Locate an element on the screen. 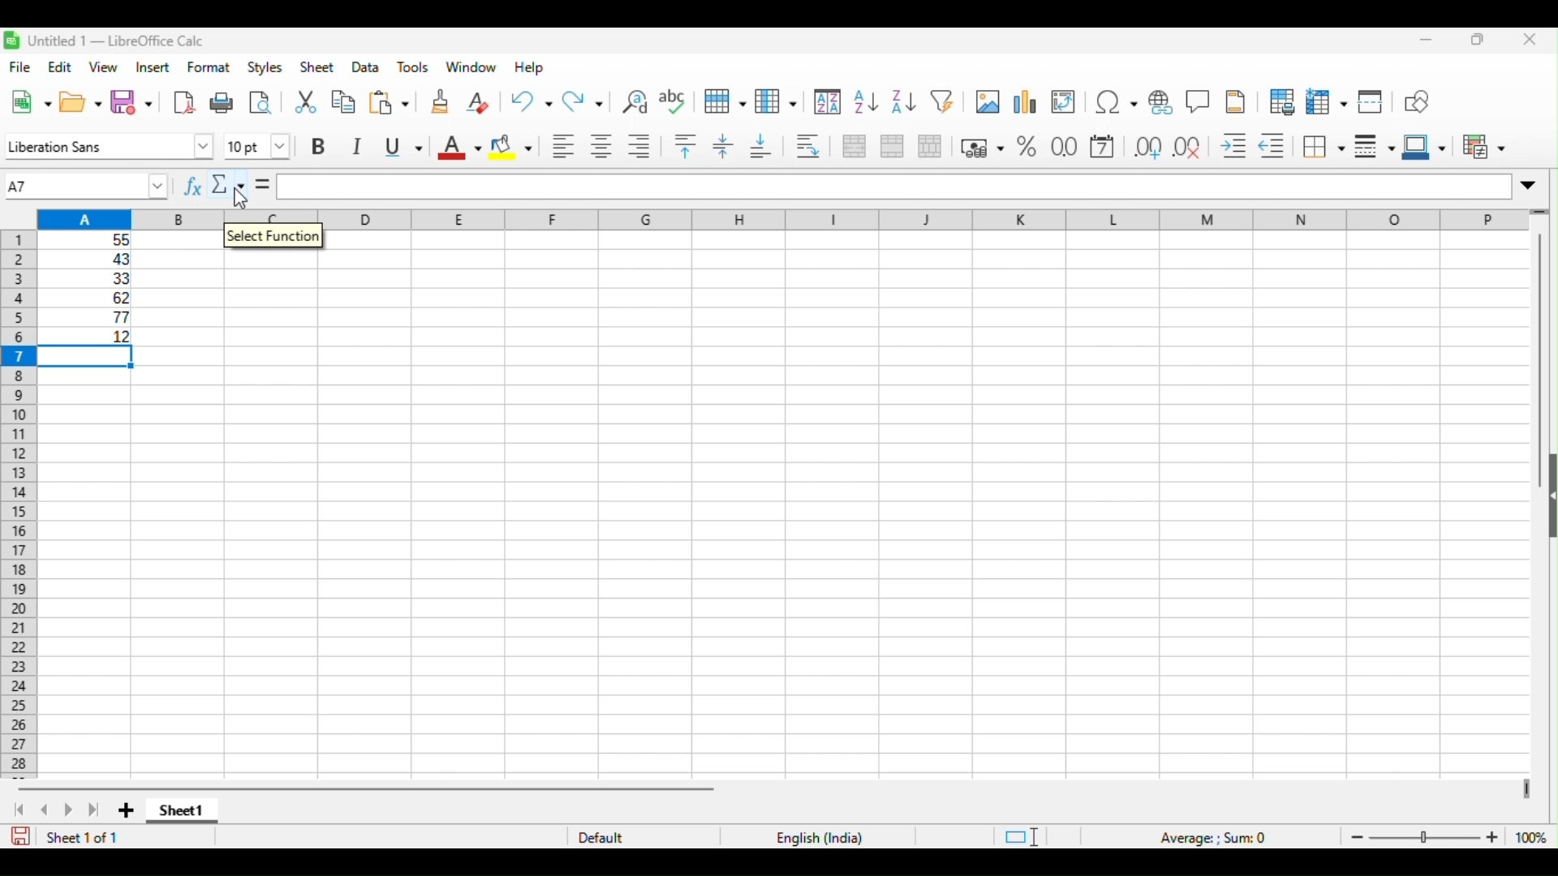 This screenshot has height=876, width=1558. unmerge cells is located at coordinates (930, 147).